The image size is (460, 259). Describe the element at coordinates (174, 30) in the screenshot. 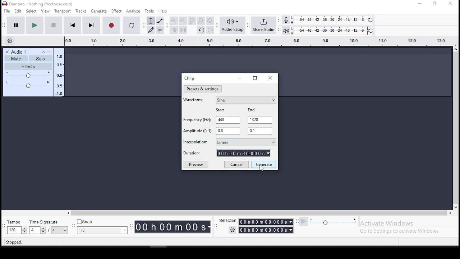

I see `trim audio outside selection` at that location.